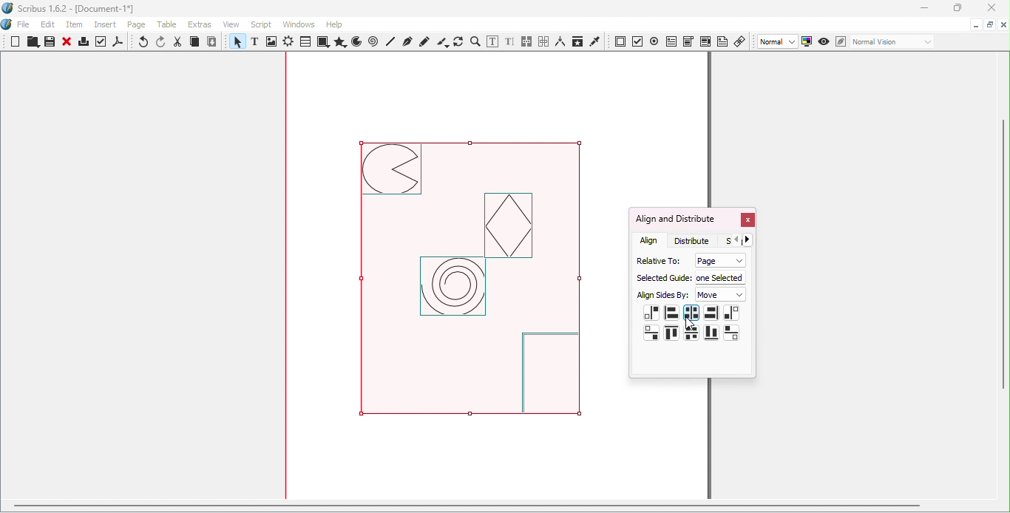 This screenshot has height=513, width=1010. I want to click on Distribute, so click(696, 240).